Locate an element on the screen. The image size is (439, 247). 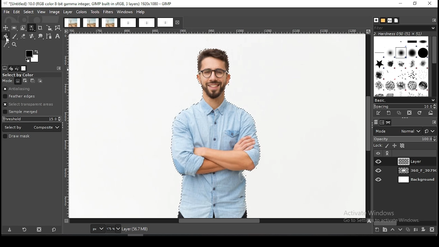
open brush as image is located at coordinates (430, 113).